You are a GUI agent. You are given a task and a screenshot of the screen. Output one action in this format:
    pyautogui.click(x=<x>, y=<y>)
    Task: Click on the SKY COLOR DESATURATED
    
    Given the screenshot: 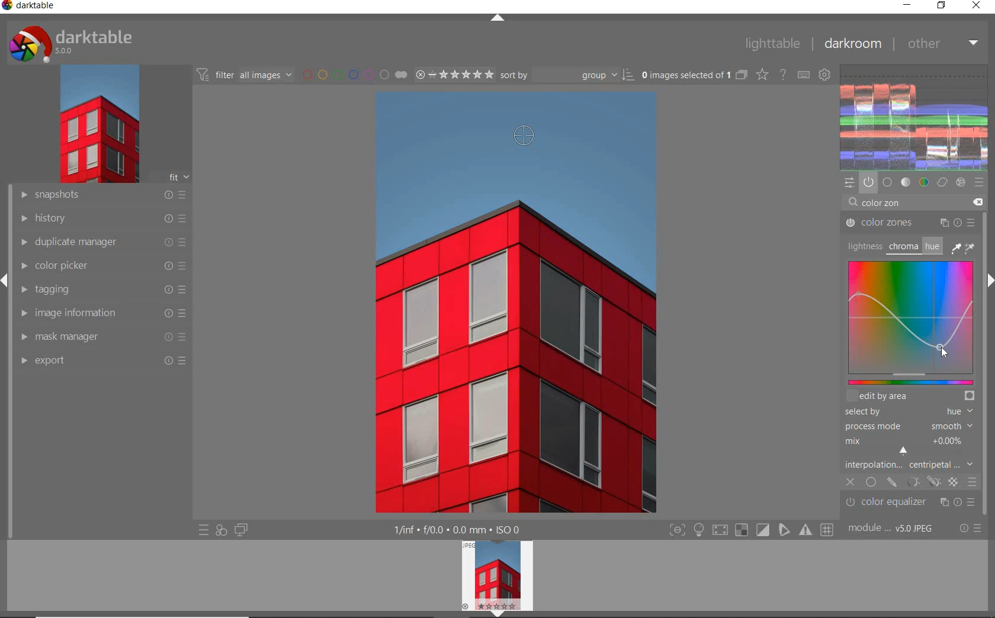 What is the action you would take?
    pyautogui.click(x=515, y=228)
    